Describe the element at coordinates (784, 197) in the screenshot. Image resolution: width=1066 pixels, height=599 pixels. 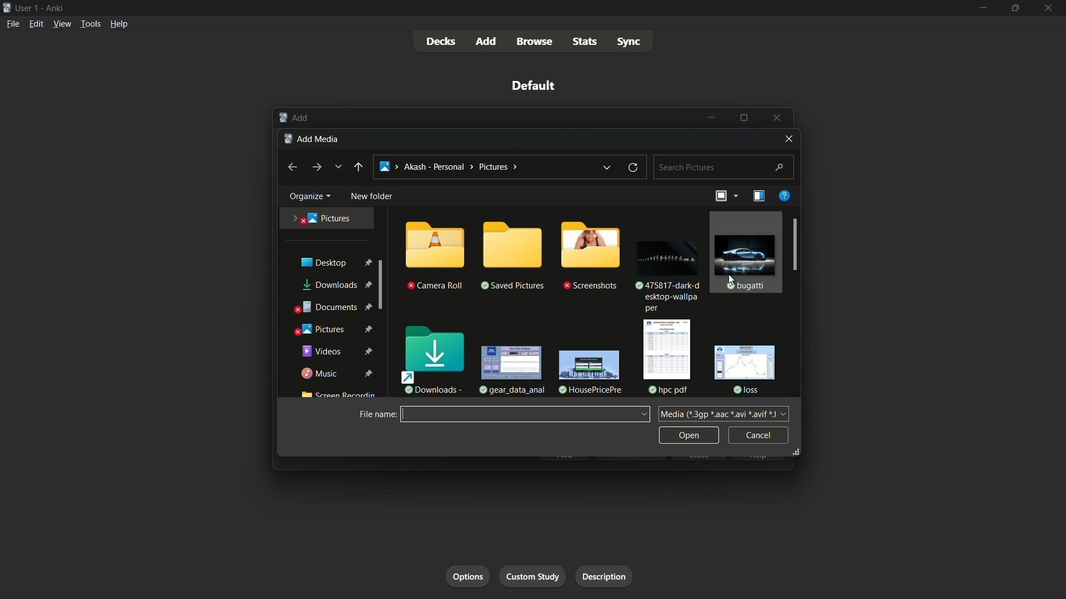
I see `get help` at that location.